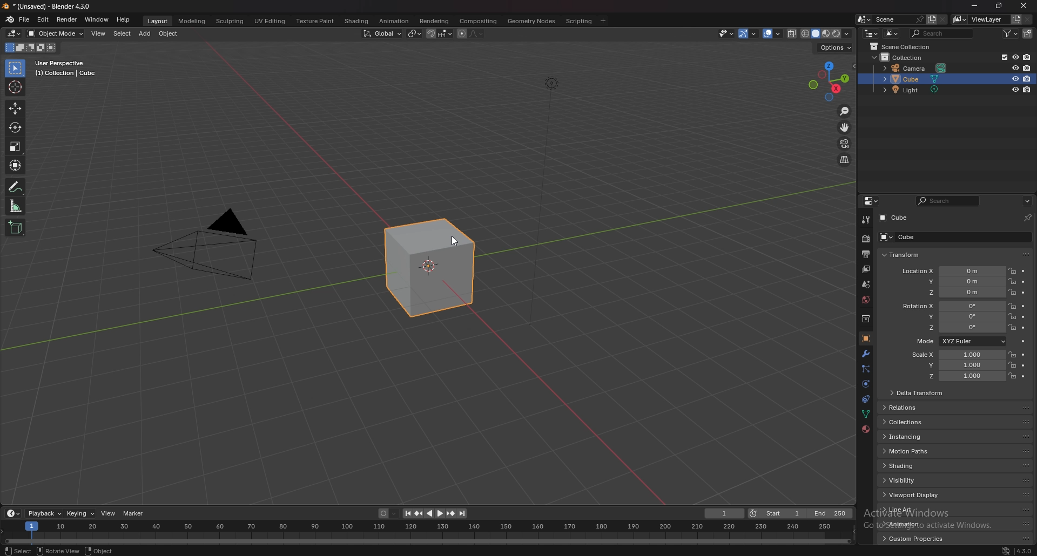 This screenshot has width=1037, height=556. What do you see at coordinates (1024, 327) in the screenshot?
I see `animate property` at bounding box center [1024, 327].